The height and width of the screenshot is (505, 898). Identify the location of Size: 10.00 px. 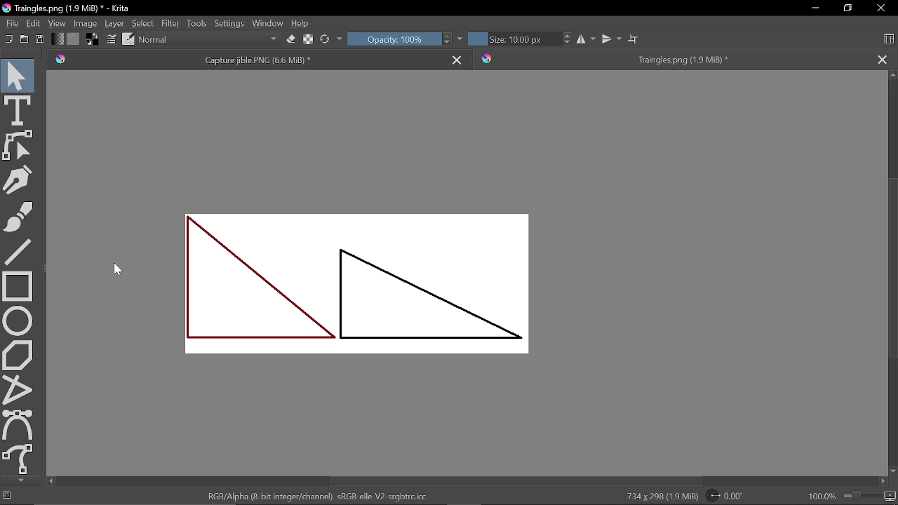
(511, 39).